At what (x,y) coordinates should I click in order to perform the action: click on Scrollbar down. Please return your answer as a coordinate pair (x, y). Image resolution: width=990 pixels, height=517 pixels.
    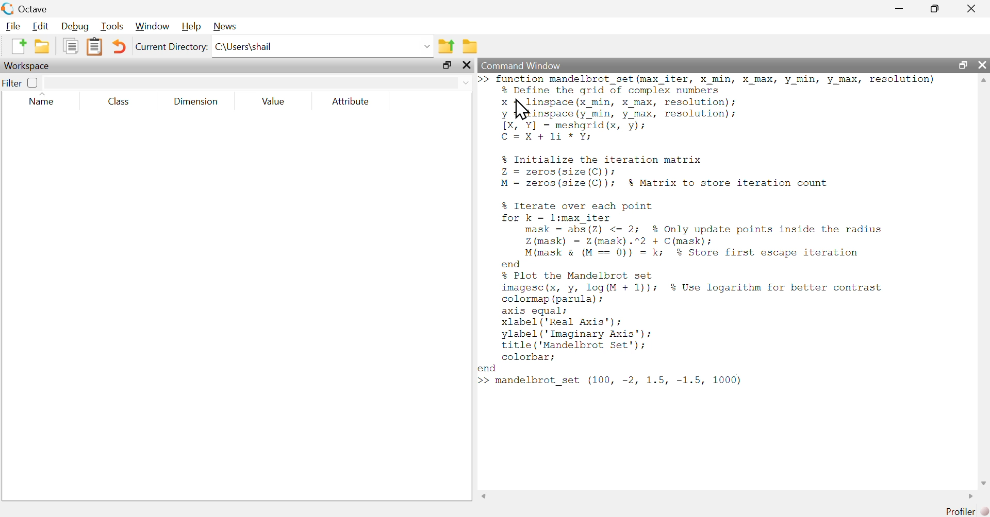
    Looking at the image, I should click on (983, 482).